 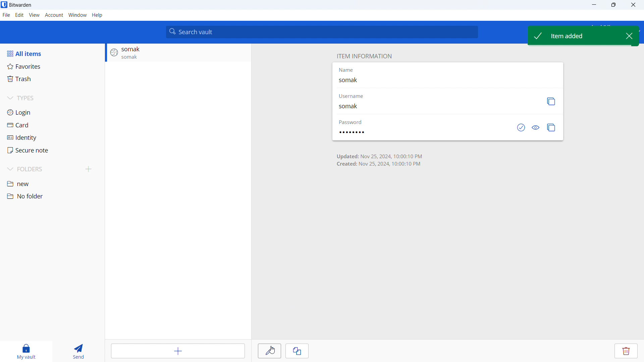 I want to click on username, so click(x=352, y=95).